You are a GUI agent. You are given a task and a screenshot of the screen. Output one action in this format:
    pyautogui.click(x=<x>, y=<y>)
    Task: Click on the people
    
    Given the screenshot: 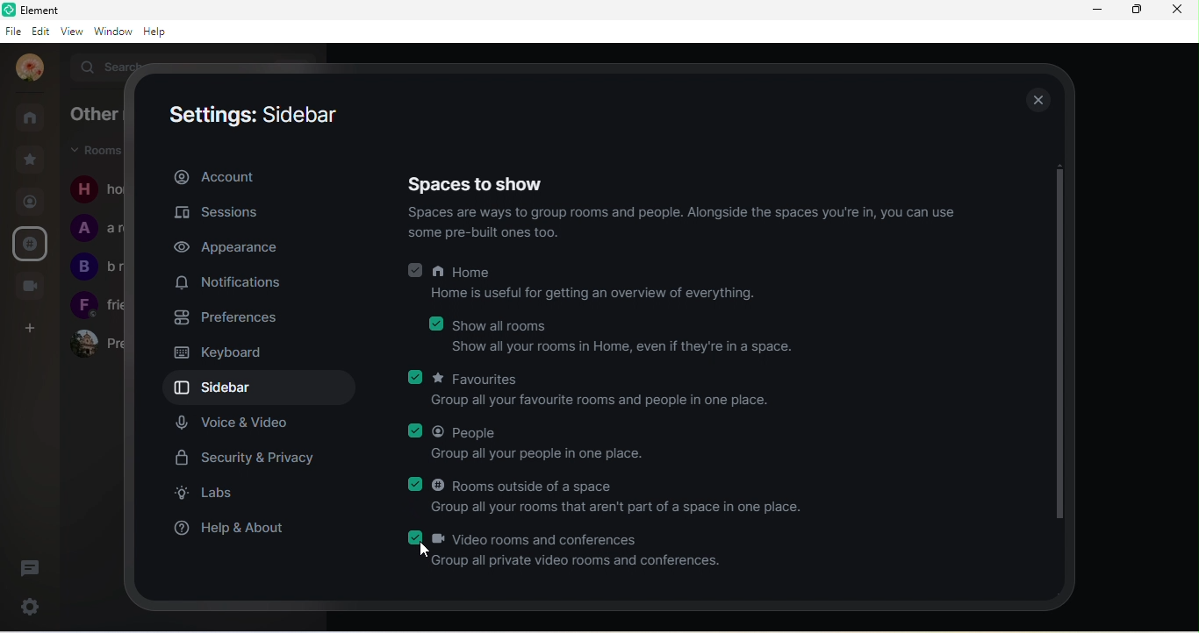 What is the action you would take?
    pyautogui.click(x=30, y=203)
    